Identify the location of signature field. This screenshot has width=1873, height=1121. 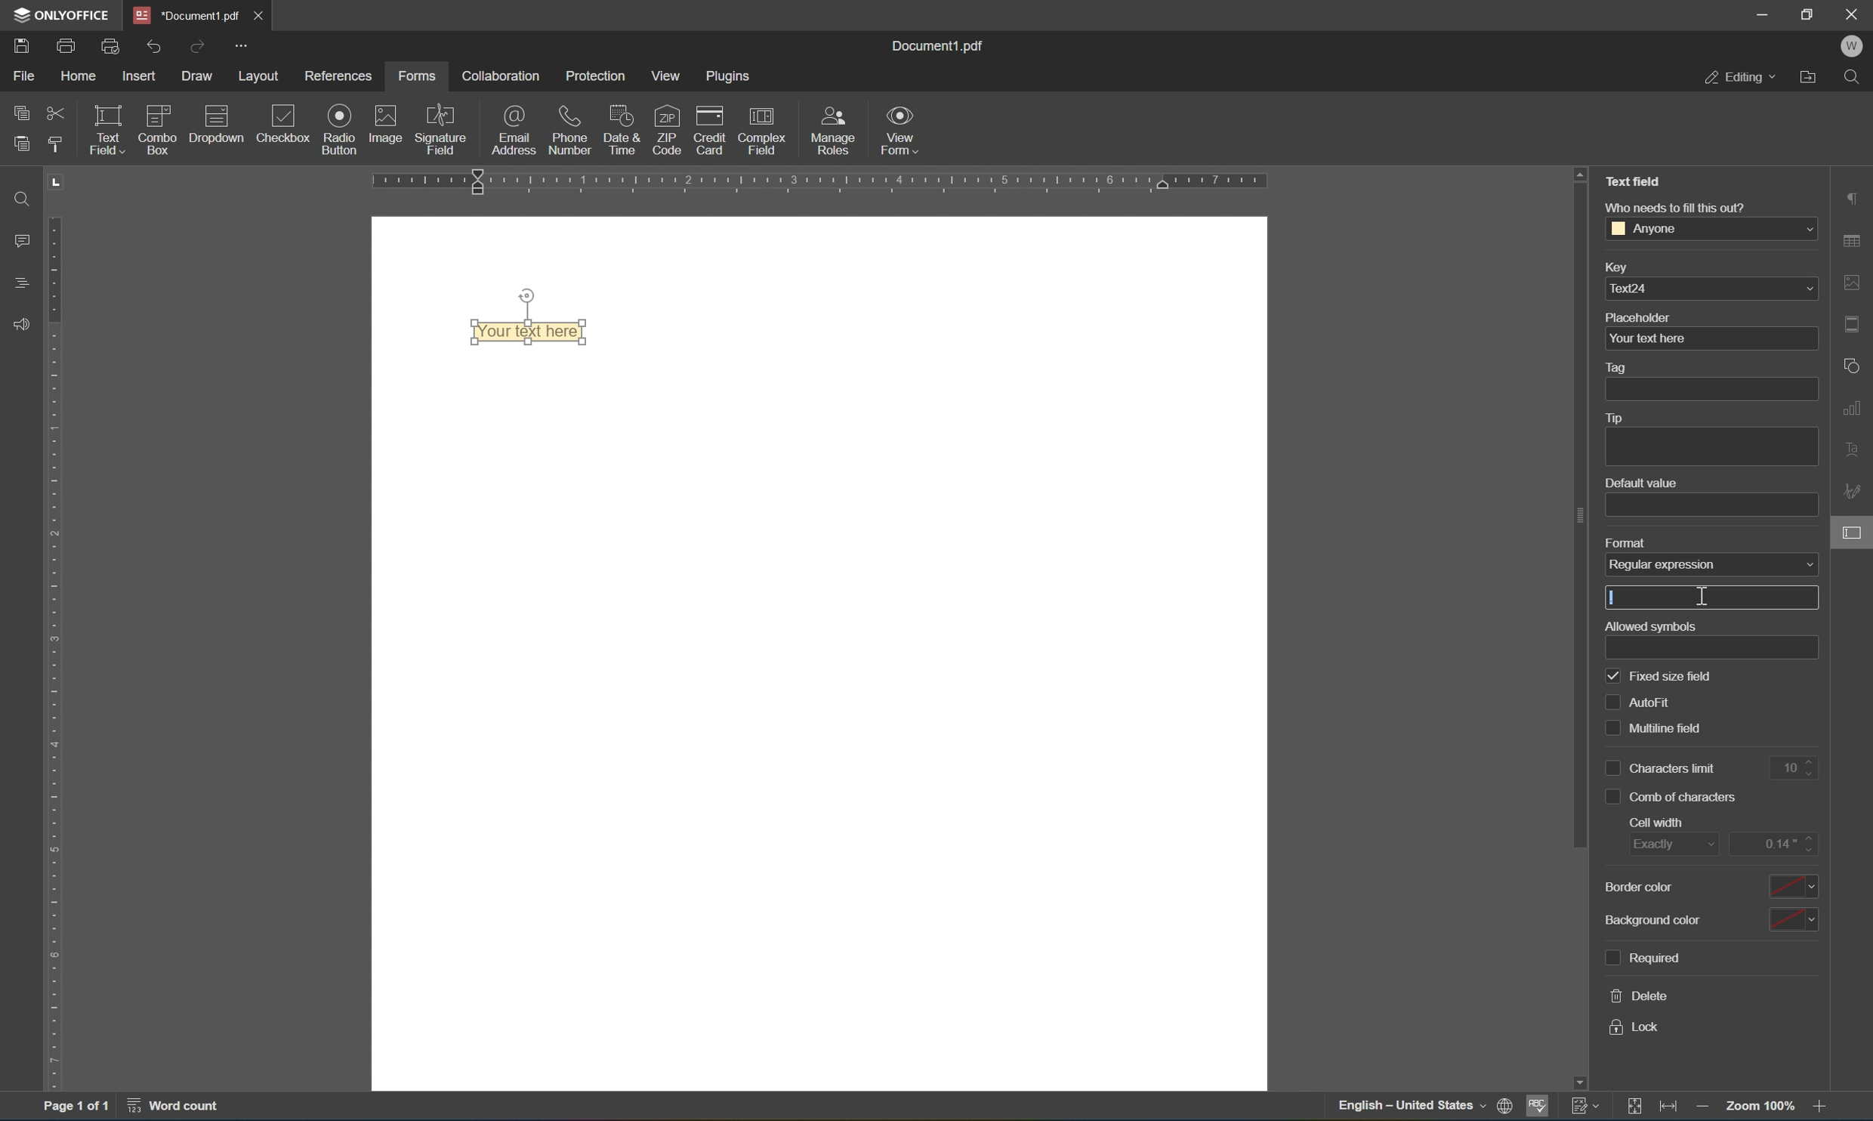
(442, 129).